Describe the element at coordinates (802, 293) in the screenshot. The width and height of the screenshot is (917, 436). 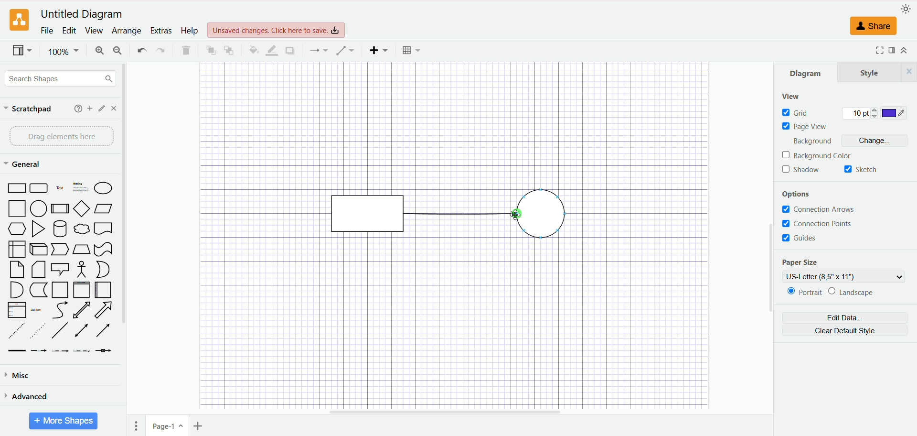
I see `portrait` at that location.